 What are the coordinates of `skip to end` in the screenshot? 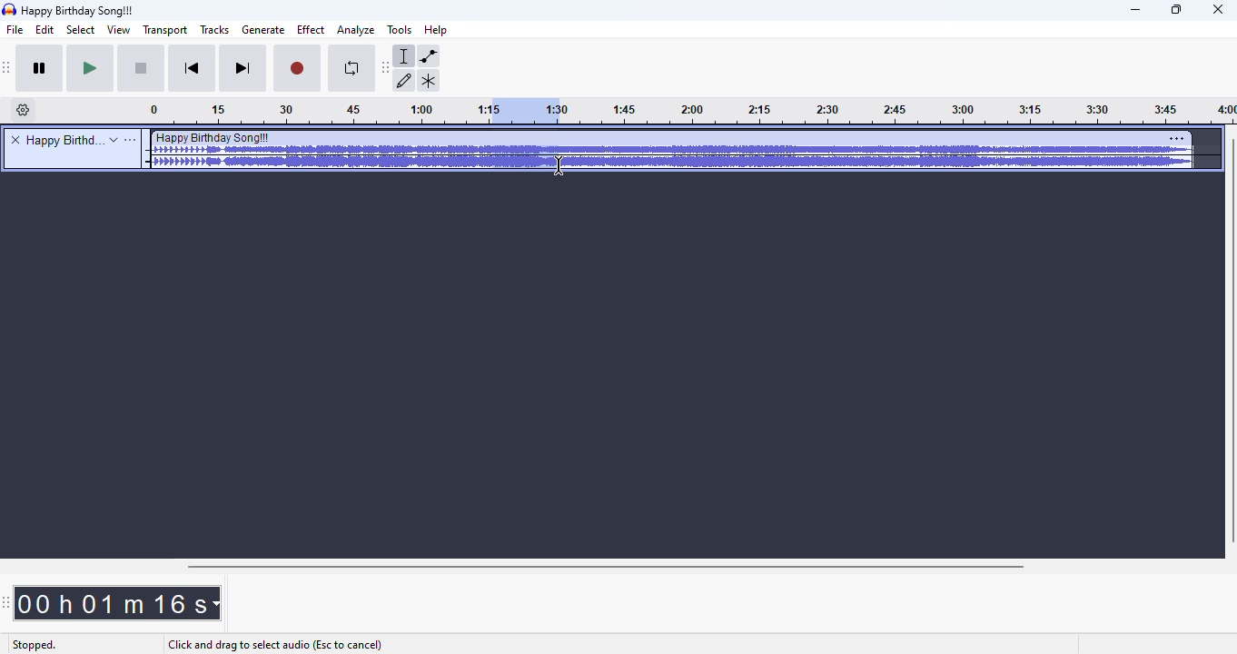 It's located at (243, 69).